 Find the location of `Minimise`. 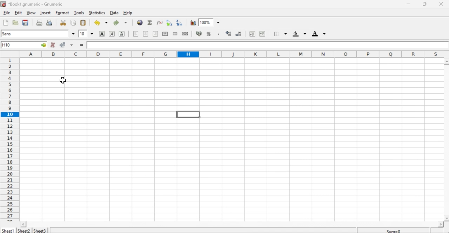

Minimise is located at coordinates (426, 4).